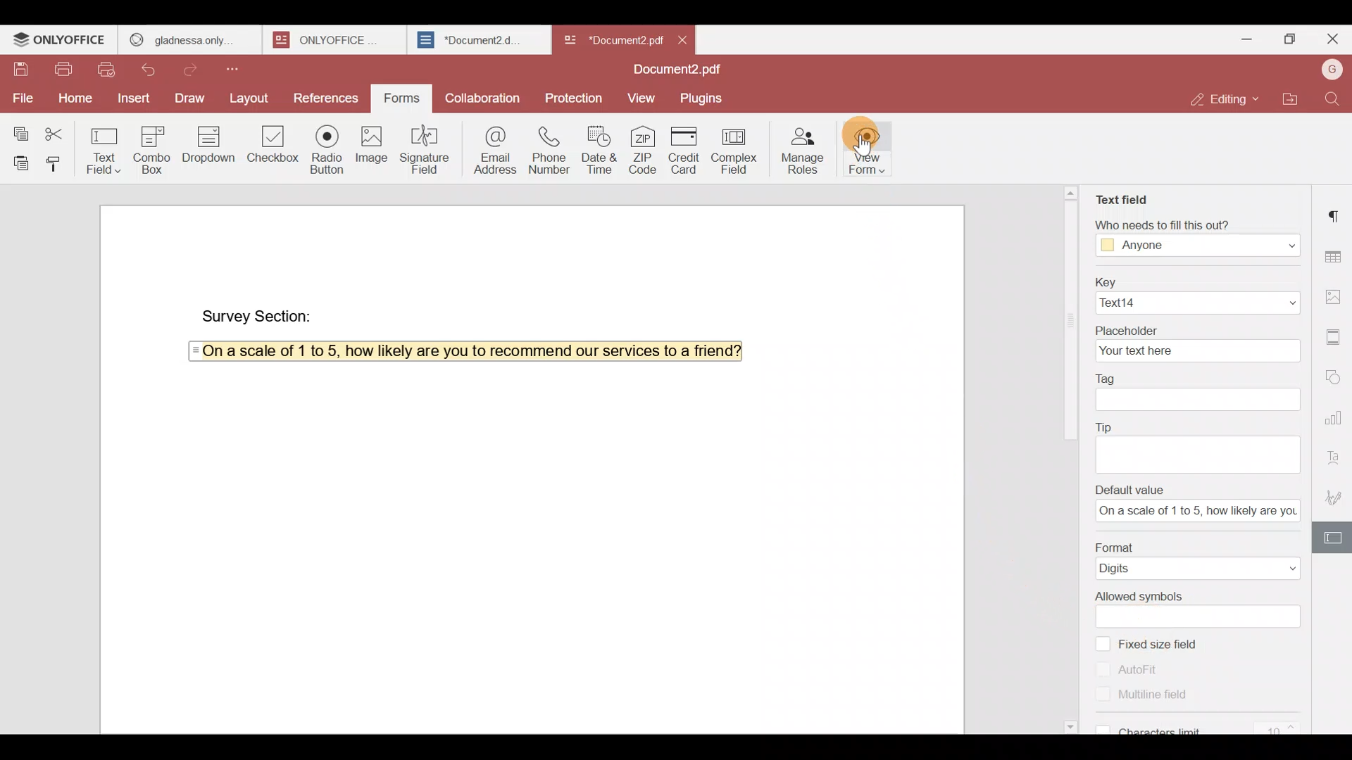 This screenshot has height=760, width=1352. Describe the element at coordinates (326, 147) in the screenshot. I see `Radio` at that location.